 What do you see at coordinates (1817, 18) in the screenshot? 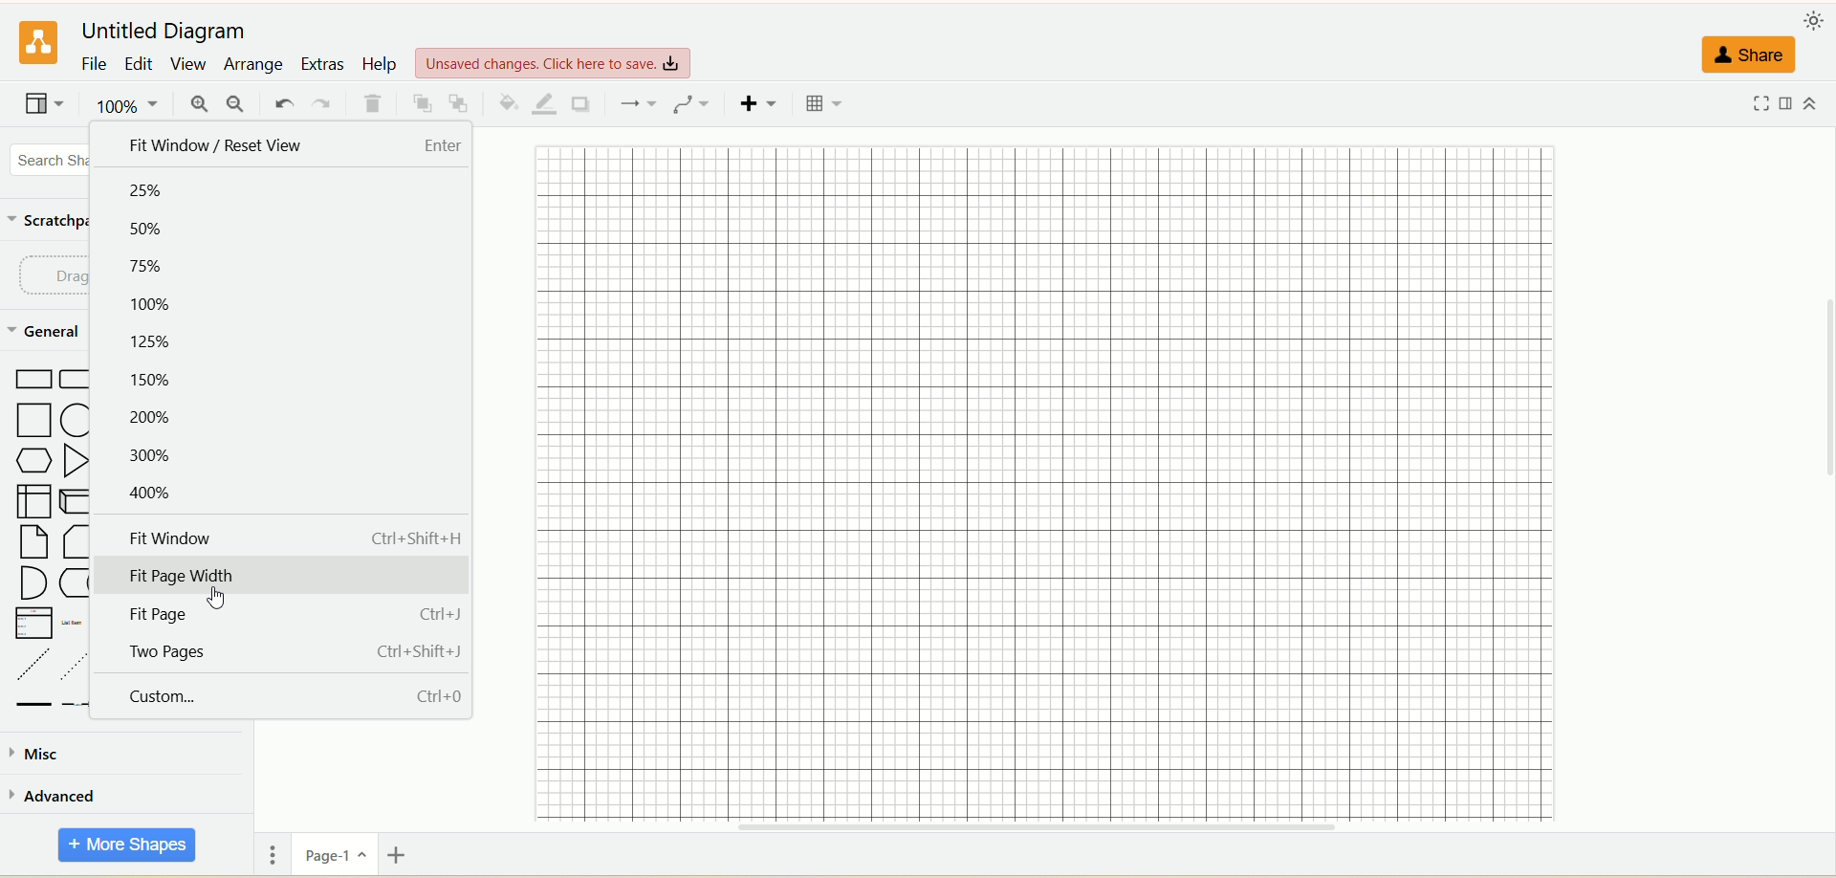
I see `appearance` at bounding box center [1817, 18].